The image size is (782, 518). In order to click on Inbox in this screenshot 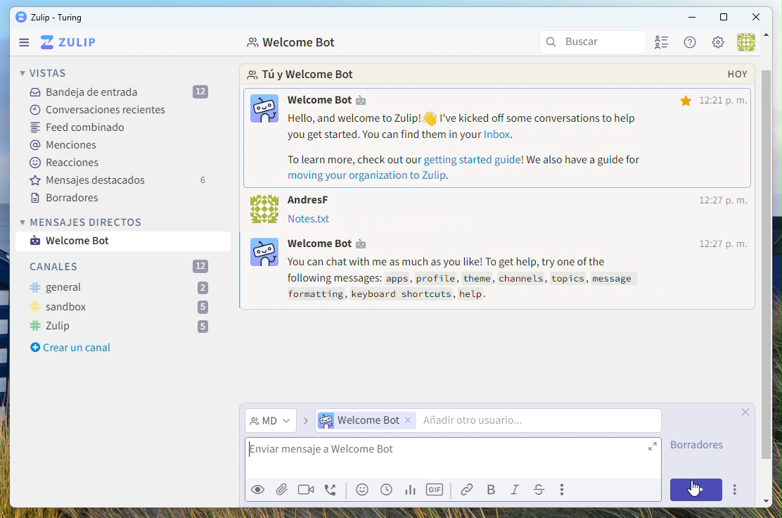, I will do `click(118, 92)`.